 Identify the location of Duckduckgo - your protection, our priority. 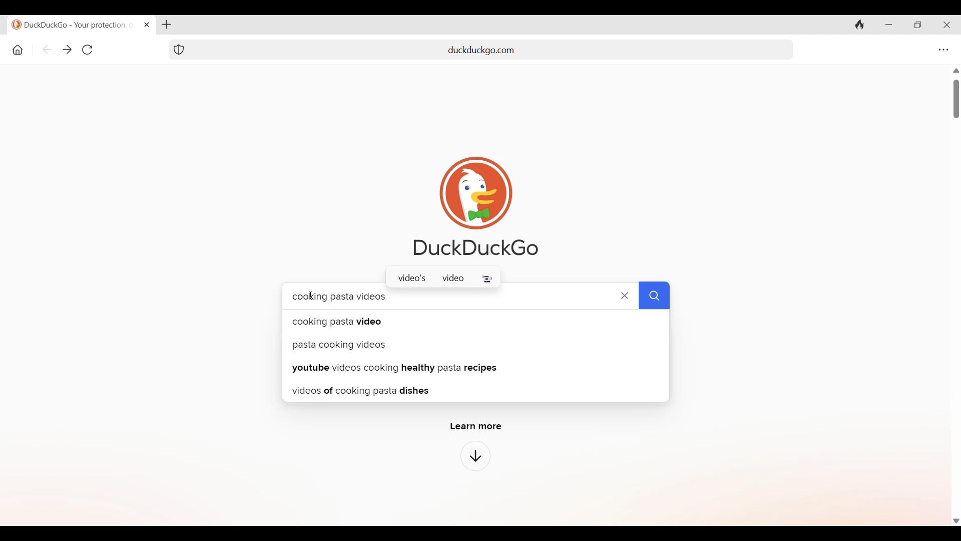
(71, 25).